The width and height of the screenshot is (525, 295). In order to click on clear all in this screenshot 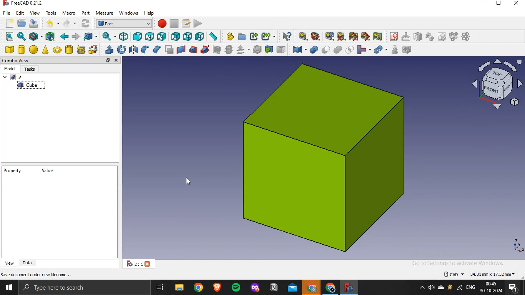, I will do `click(342, 36)`.